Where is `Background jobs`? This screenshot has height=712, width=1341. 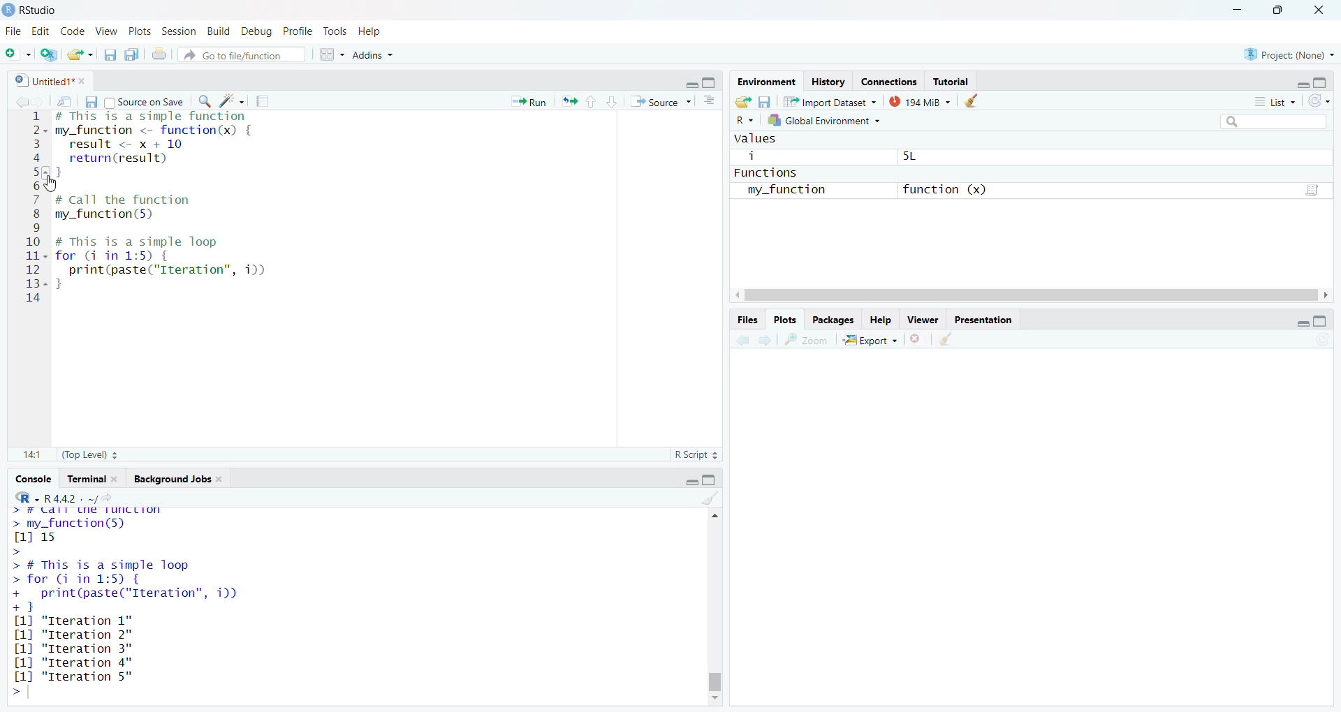 Background jobs is located at coordinates (172, 479).